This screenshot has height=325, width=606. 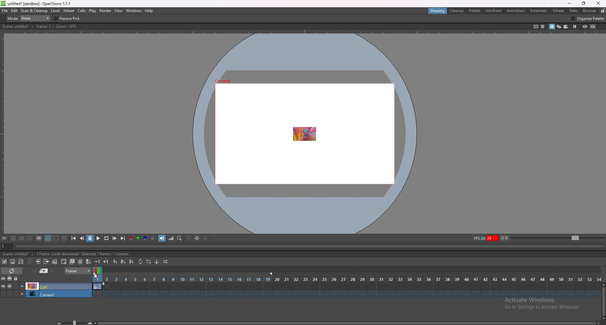 I want to click on auto input cell number, so click(x=80, y=262).